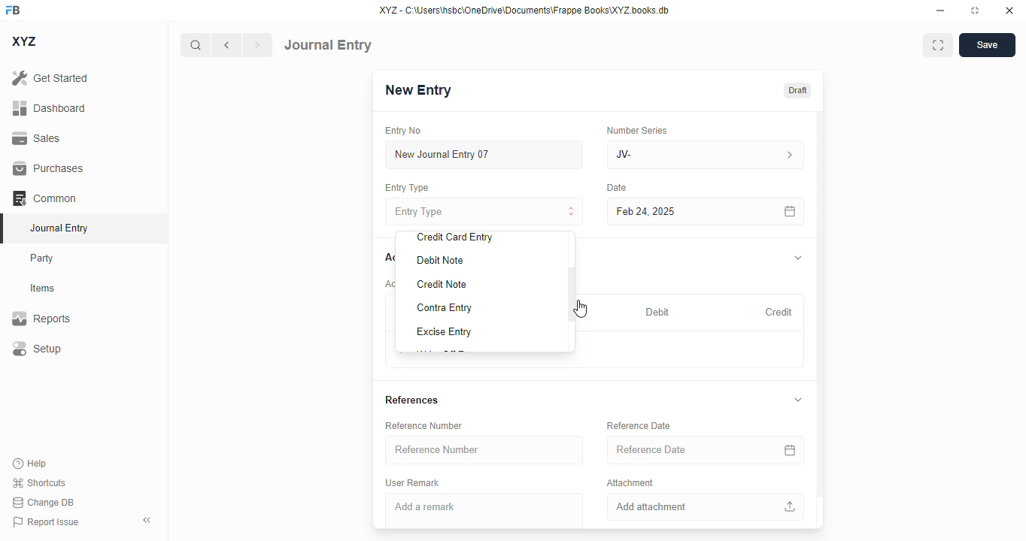  What do you see at coordinates (36, 138) in the screenshot?
I see `sales` at bounding box center [36, 138].